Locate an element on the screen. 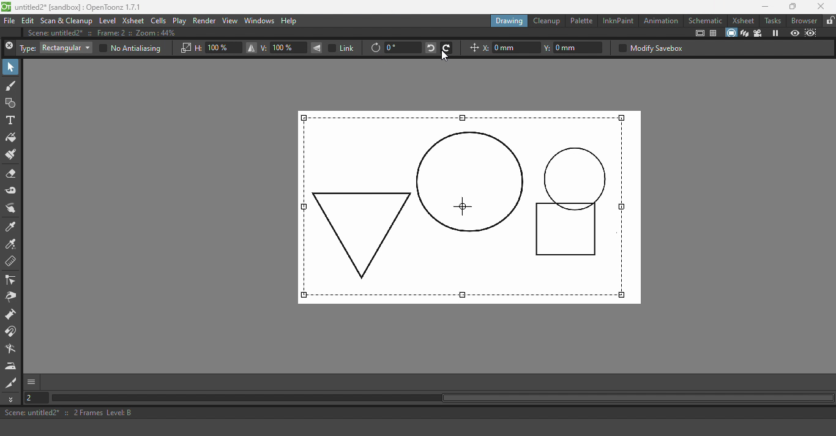 Image resolution: width=836 pixels, height=436 pixels. Flip selection vertically is located at coordinates (317, 48).